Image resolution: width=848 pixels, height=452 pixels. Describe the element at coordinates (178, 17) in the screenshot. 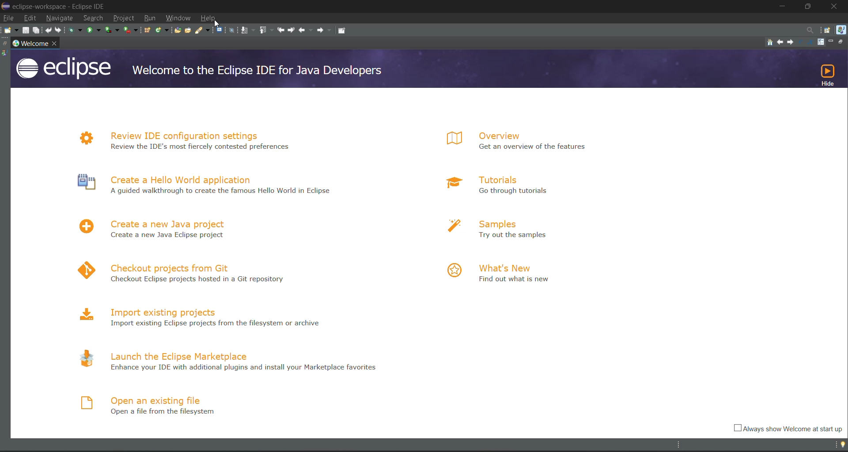

I see `window` at that location.